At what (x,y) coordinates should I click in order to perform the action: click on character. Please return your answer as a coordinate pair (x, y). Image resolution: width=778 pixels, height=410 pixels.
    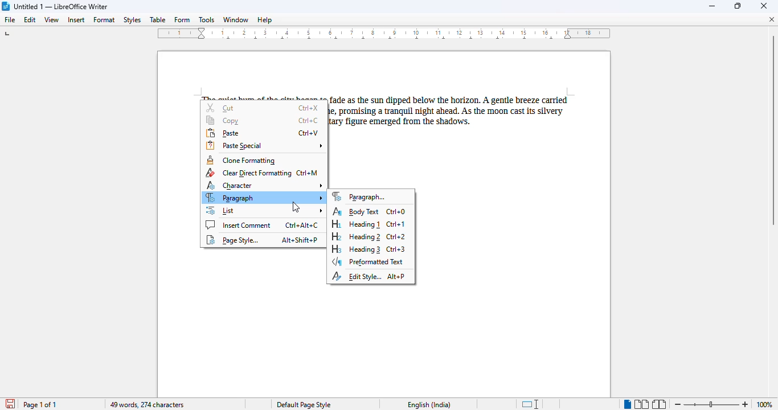
    Looking at the image, I should click on (264, 185).